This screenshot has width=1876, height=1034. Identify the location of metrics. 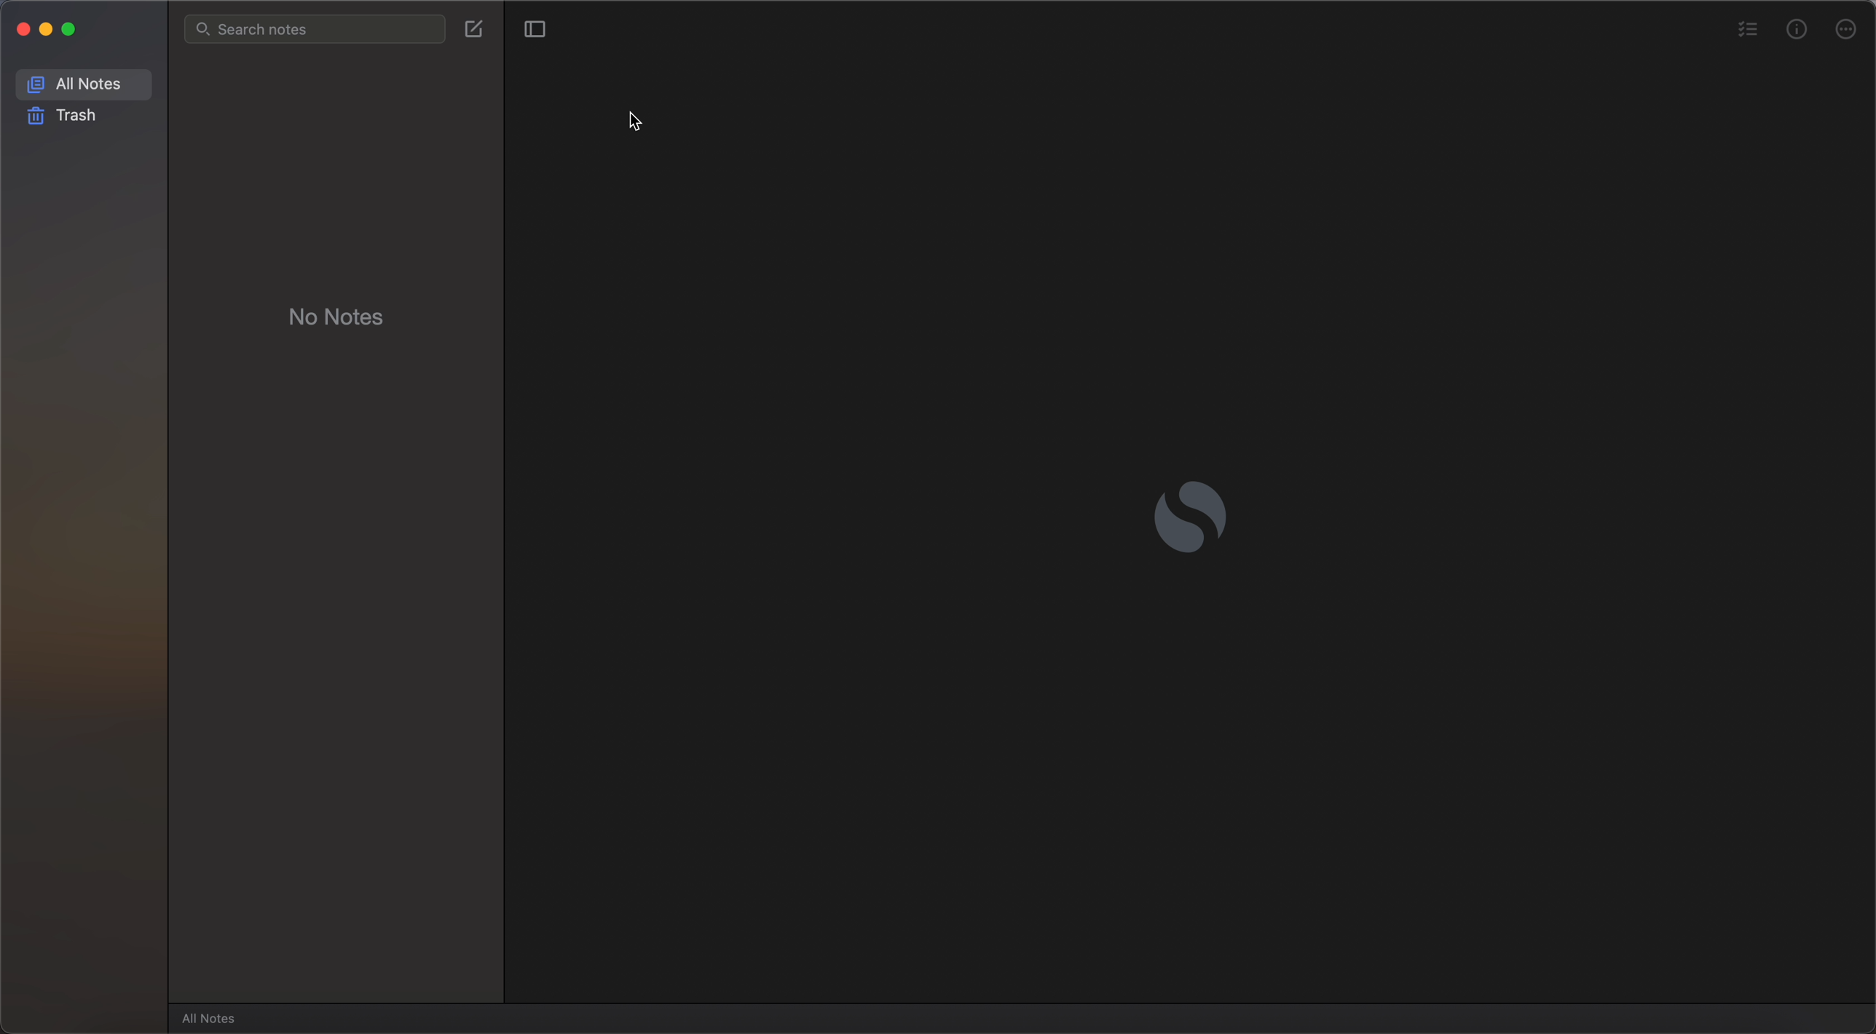
(1797, 28).